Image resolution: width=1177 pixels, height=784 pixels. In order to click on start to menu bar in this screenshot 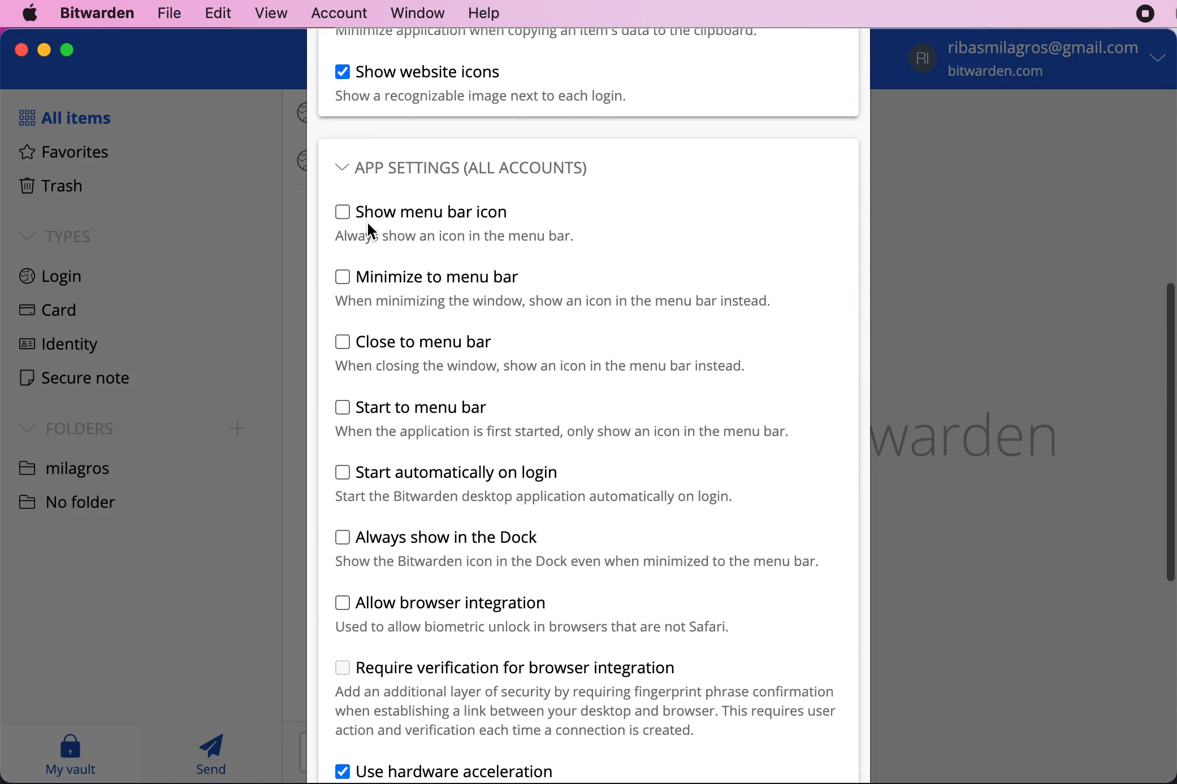, I will do `click(576, 420)`.